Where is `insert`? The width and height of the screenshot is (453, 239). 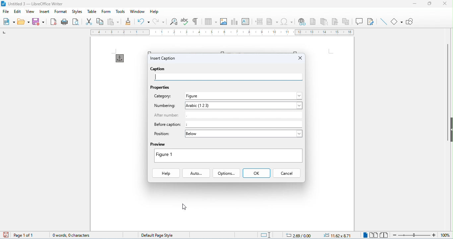
insert is located at coordinates (44, 11).